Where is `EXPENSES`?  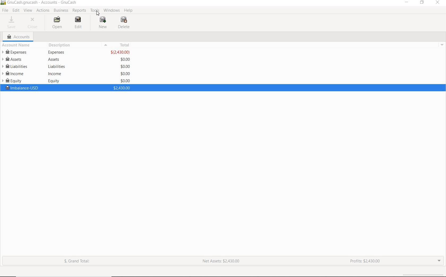 EXPENSES is located at coordinates (16, 52).